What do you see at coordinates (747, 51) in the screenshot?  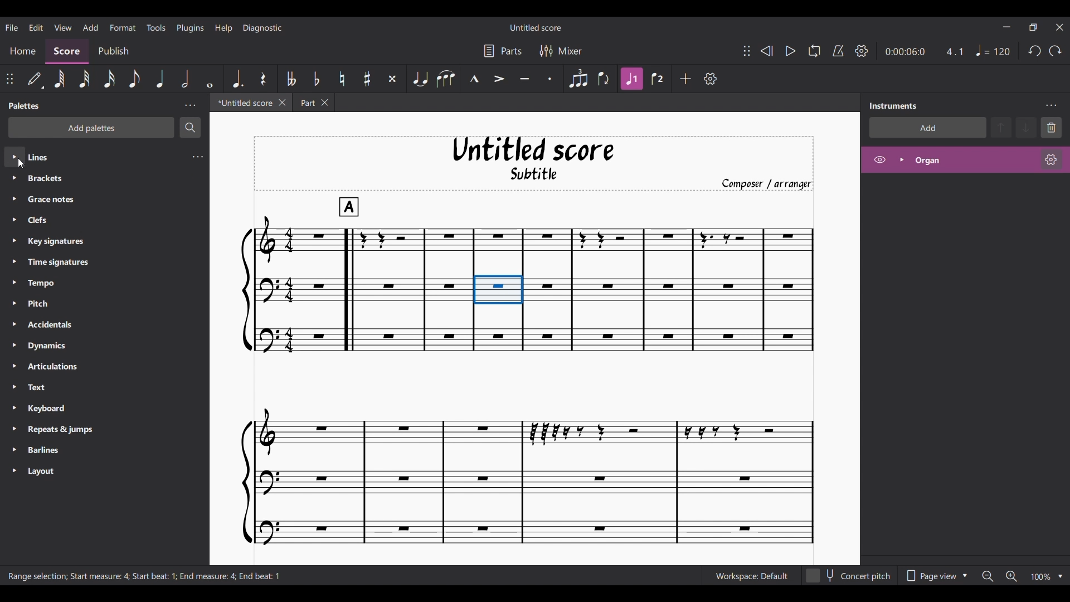 I see `Change position of toolbar attached` at bounding box center [747, 51].